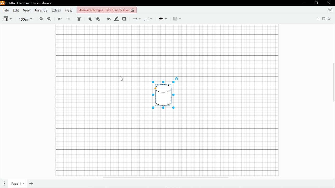 The height and width of the screenshot is (188, 335). What do you see at coordinates (69, 19) in the screenshot?
I see `Redo` at bounding box center [69, 19].